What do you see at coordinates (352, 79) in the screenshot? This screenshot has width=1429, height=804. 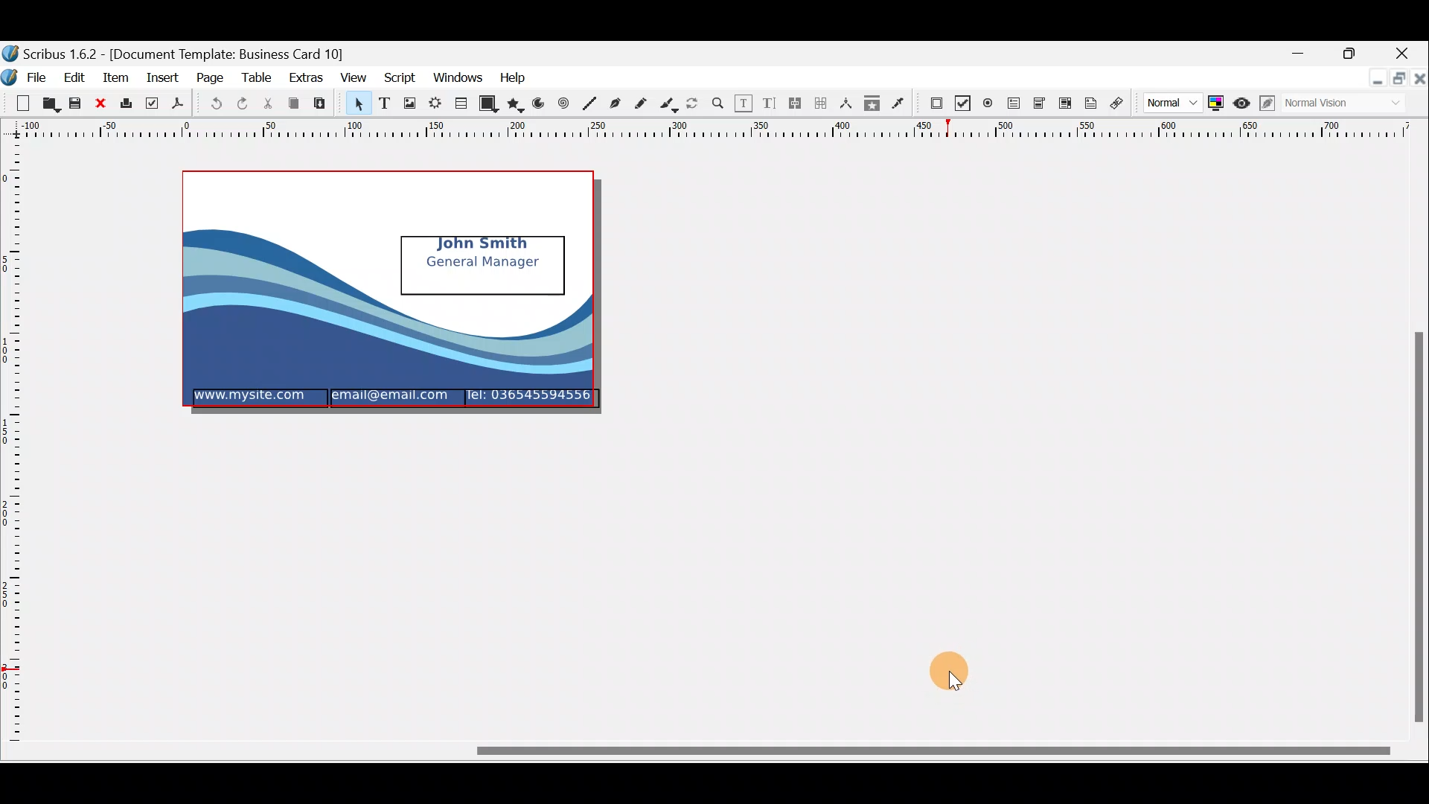 I see `View` at bounding box center [352, 79].